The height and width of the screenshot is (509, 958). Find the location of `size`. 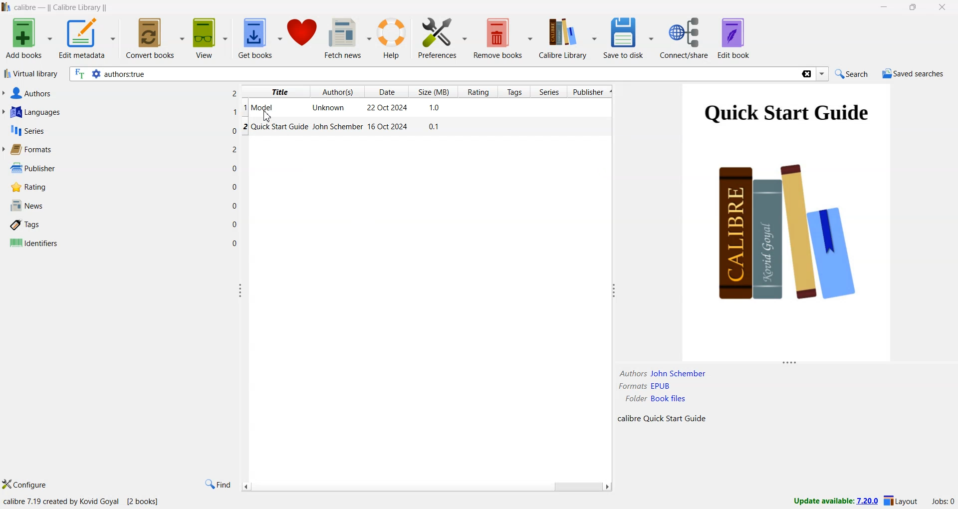

size is located at coordinates (435, 91).